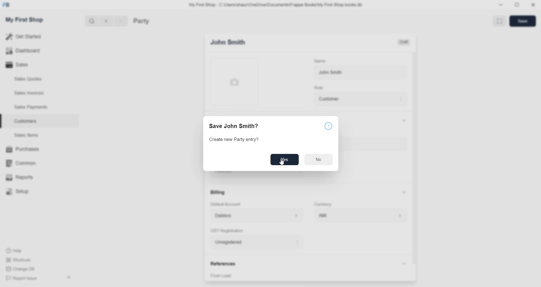  Describe the element at coordinates (107, 21) in the screenshot. I see `go back` at that location.